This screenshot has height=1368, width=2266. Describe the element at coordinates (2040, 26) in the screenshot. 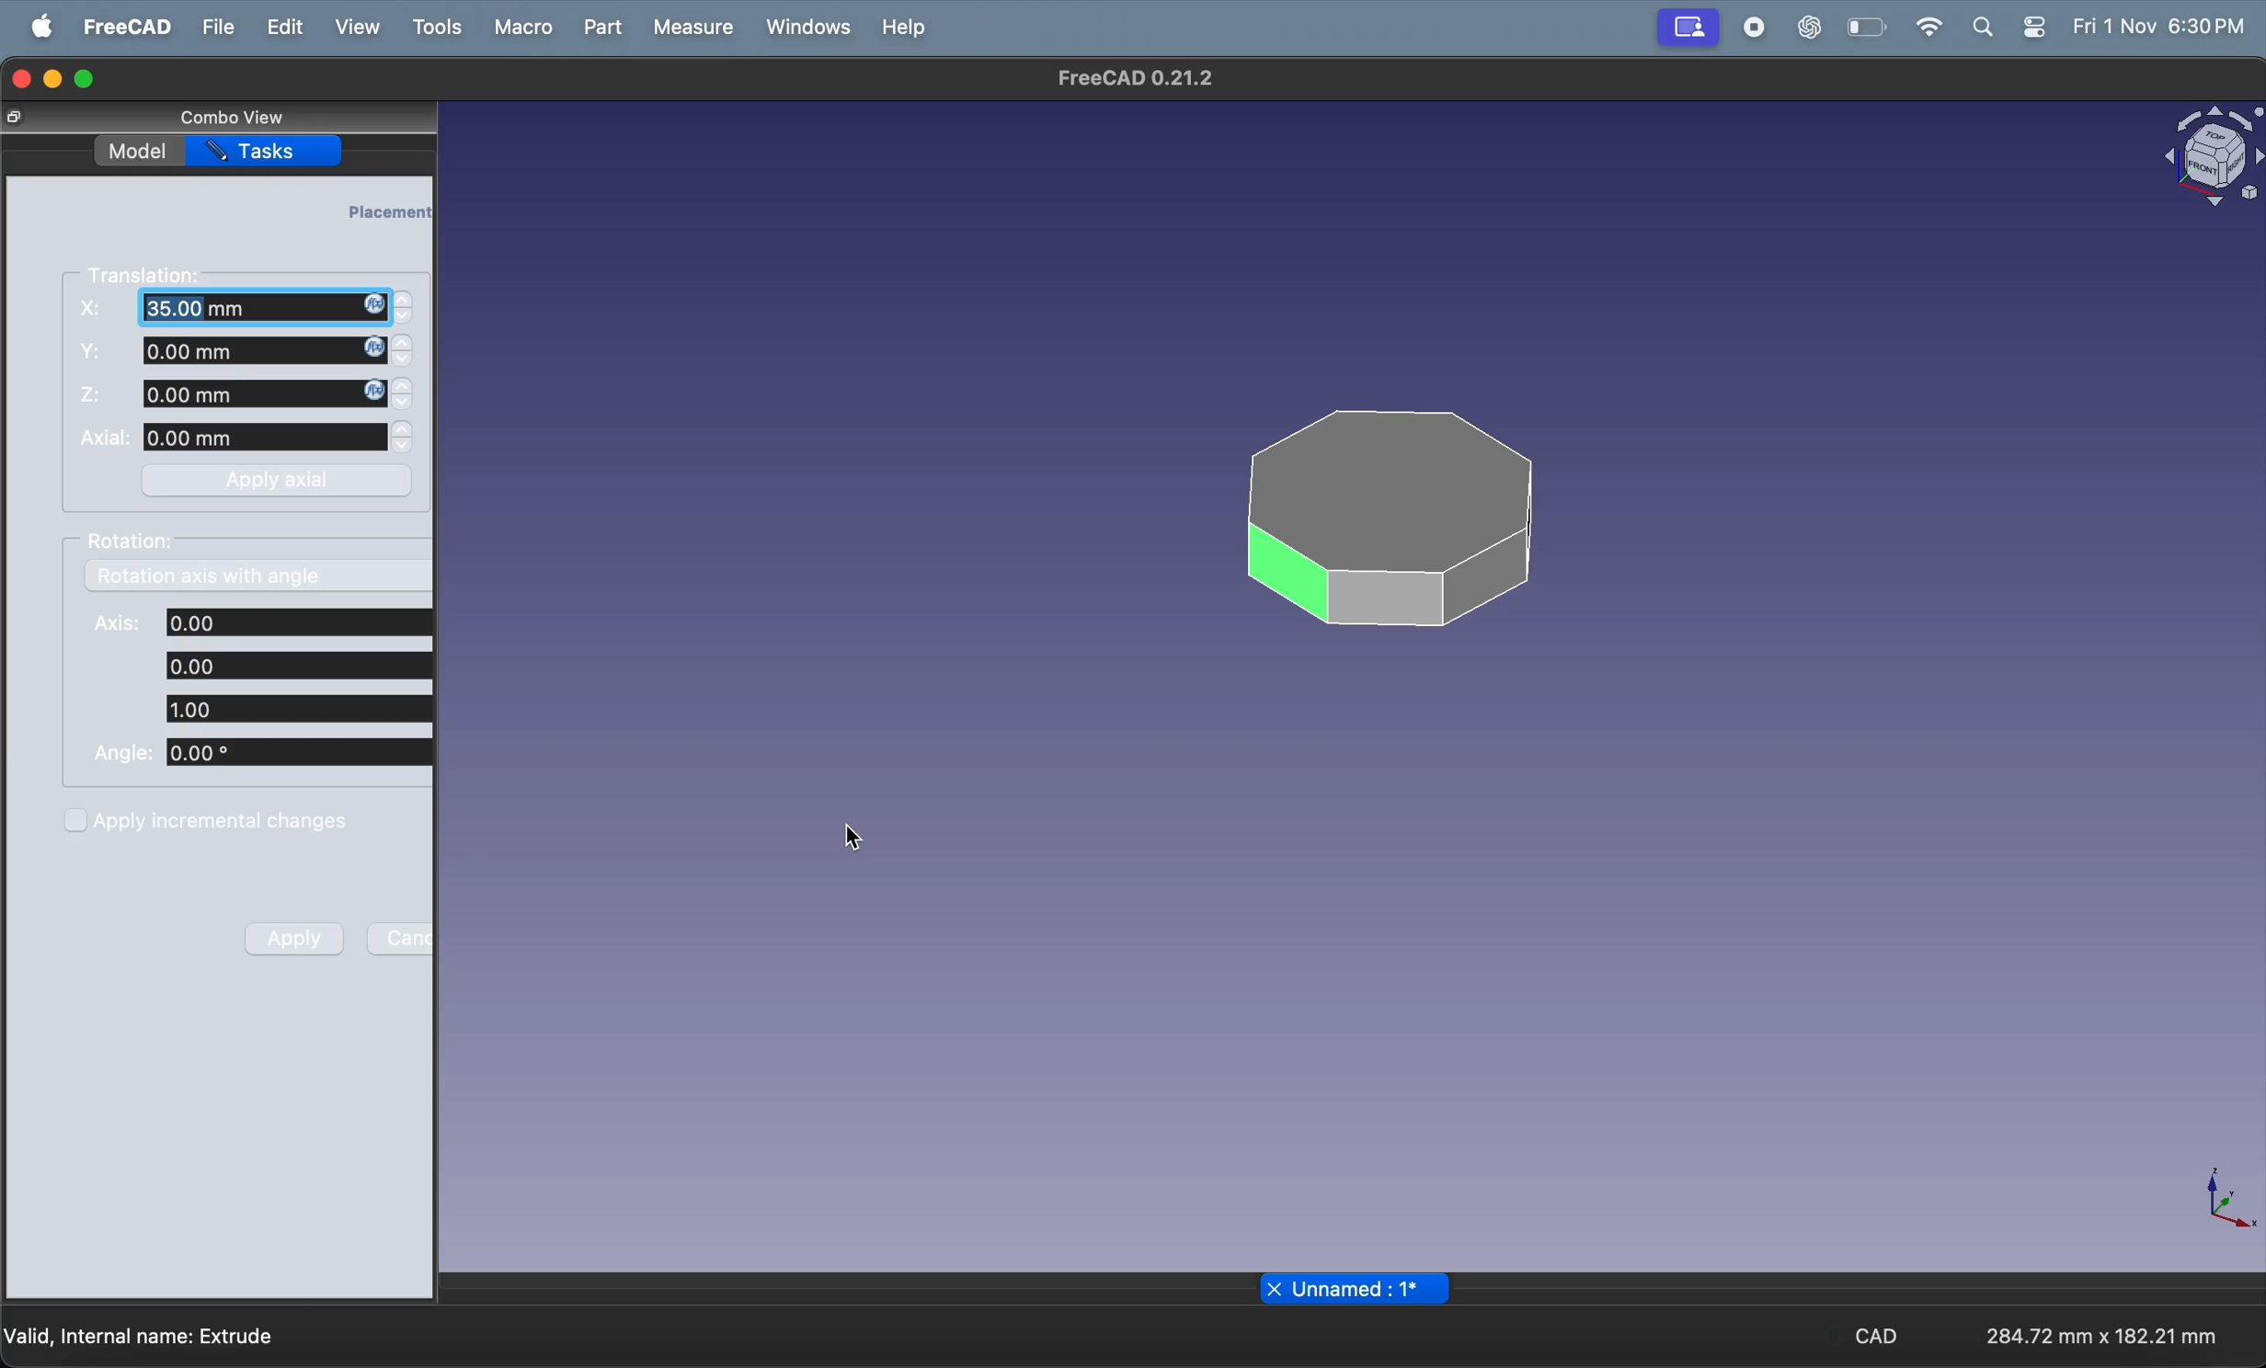

I see `apple widgets` at that location.